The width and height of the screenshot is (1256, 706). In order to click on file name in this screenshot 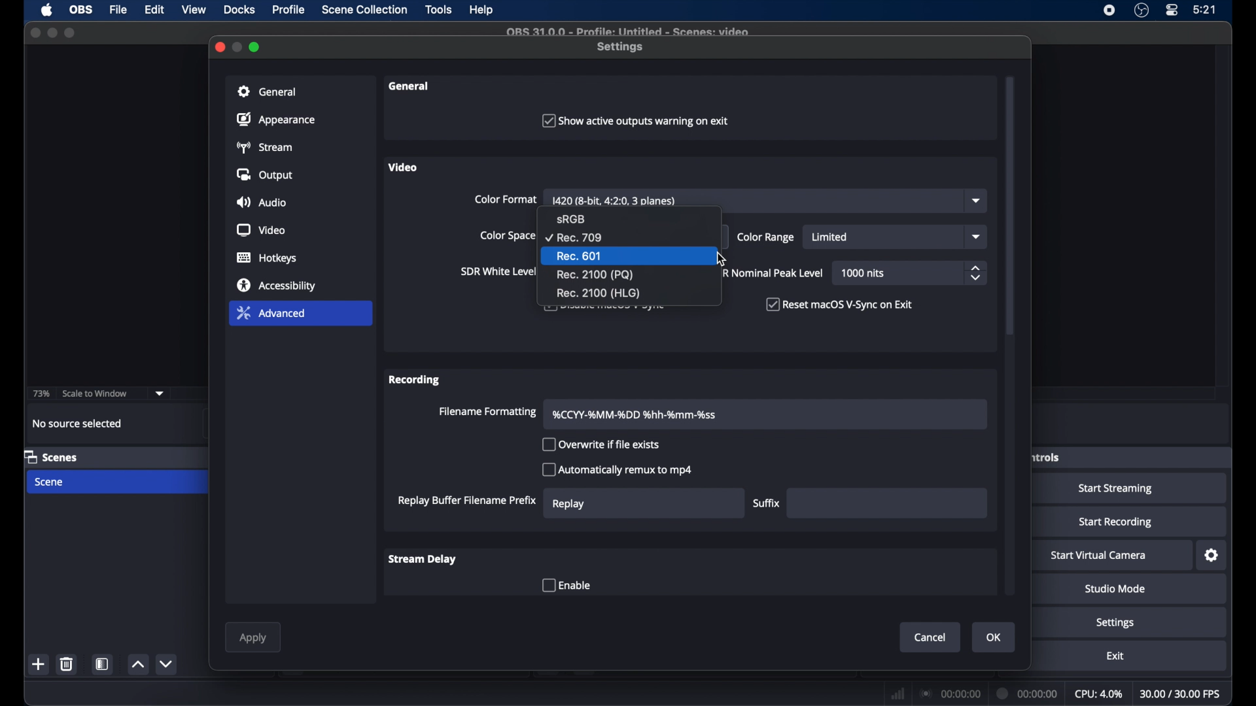, I will do `click(628, 30)`.